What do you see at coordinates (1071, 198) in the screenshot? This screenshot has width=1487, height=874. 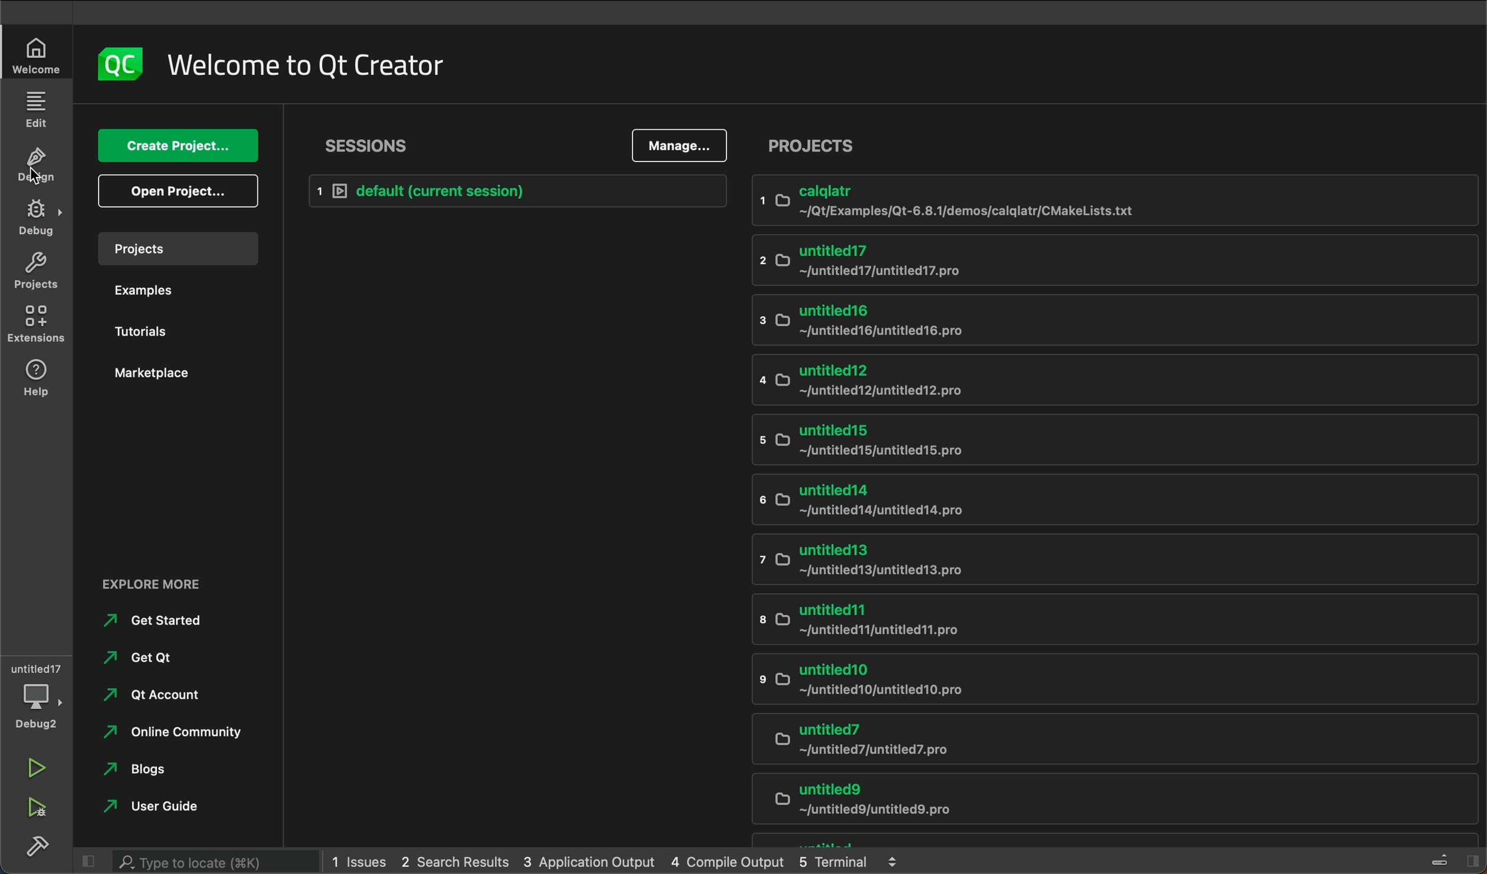 I see `calqlatr` at bounding box center [1071, 198].